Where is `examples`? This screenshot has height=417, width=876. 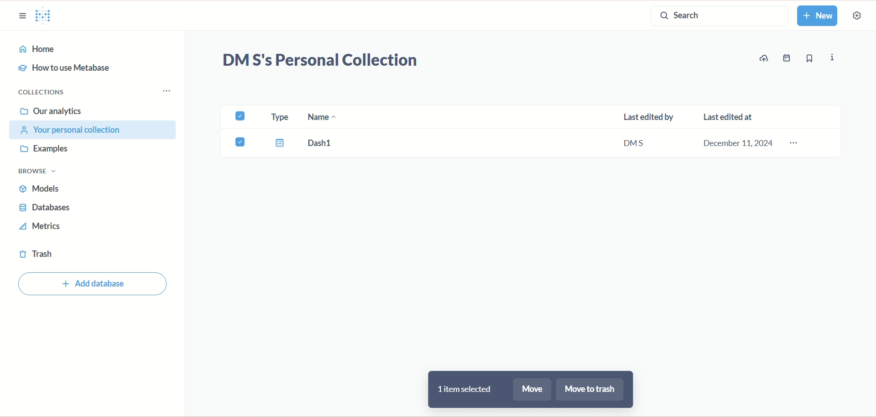 examples is located at coordinates (46, 148).